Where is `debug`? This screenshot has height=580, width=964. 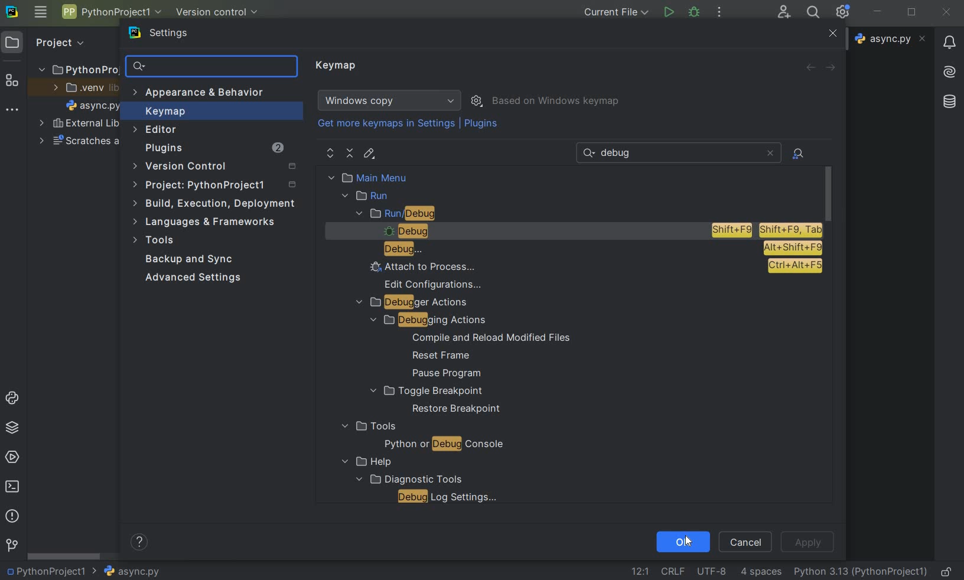 debug is located at coordinates (595, 249).